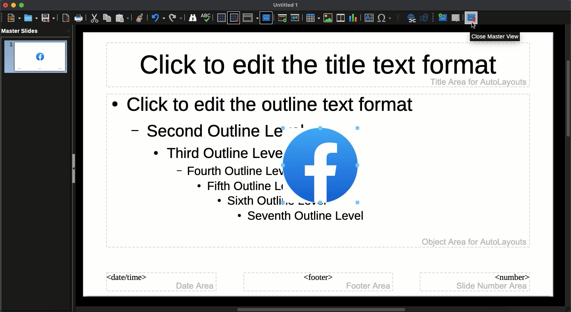 This screenshot has width=571, height=312. I want to click on Slide 1, so click(36, 57).